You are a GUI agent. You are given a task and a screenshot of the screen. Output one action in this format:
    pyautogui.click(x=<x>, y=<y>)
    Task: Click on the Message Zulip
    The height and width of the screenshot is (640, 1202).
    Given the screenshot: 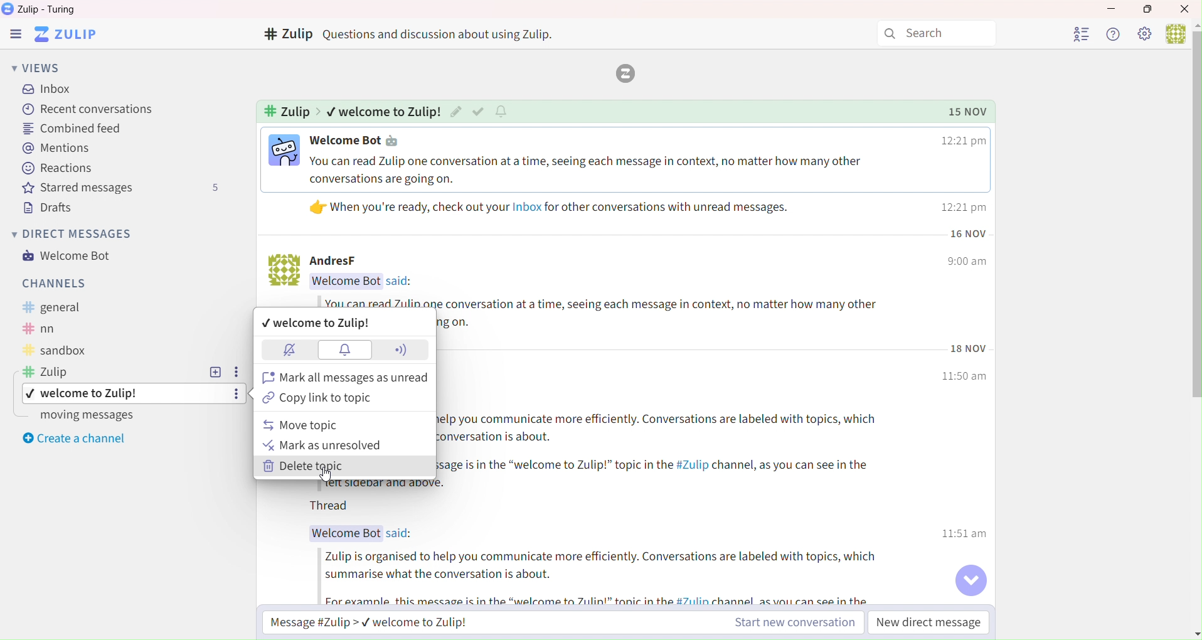 What is the action you would take?
    pyautogui.click(x=363, y=621)
    